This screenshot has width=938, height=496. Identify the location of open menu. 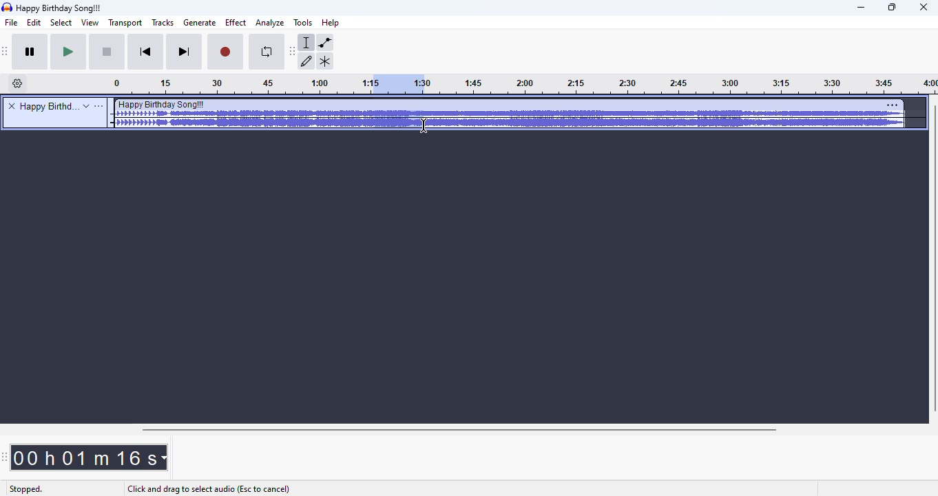
(99, 106).